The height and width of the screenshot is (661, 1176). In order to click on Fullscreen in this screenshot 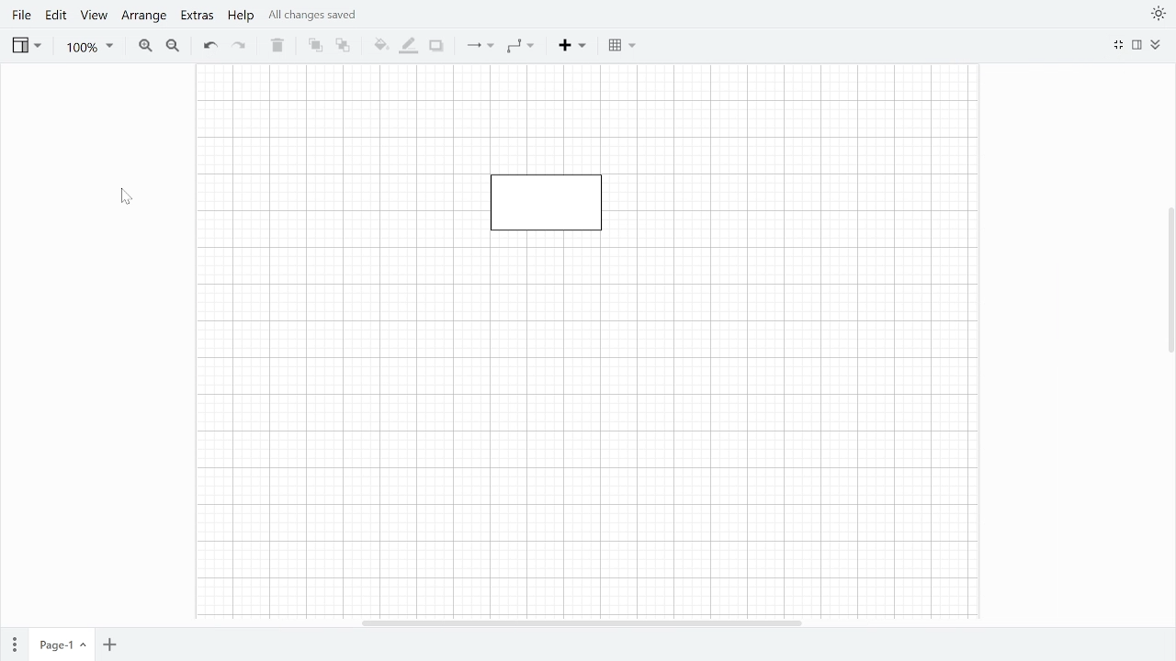, I will do `click(1120, 43)`.